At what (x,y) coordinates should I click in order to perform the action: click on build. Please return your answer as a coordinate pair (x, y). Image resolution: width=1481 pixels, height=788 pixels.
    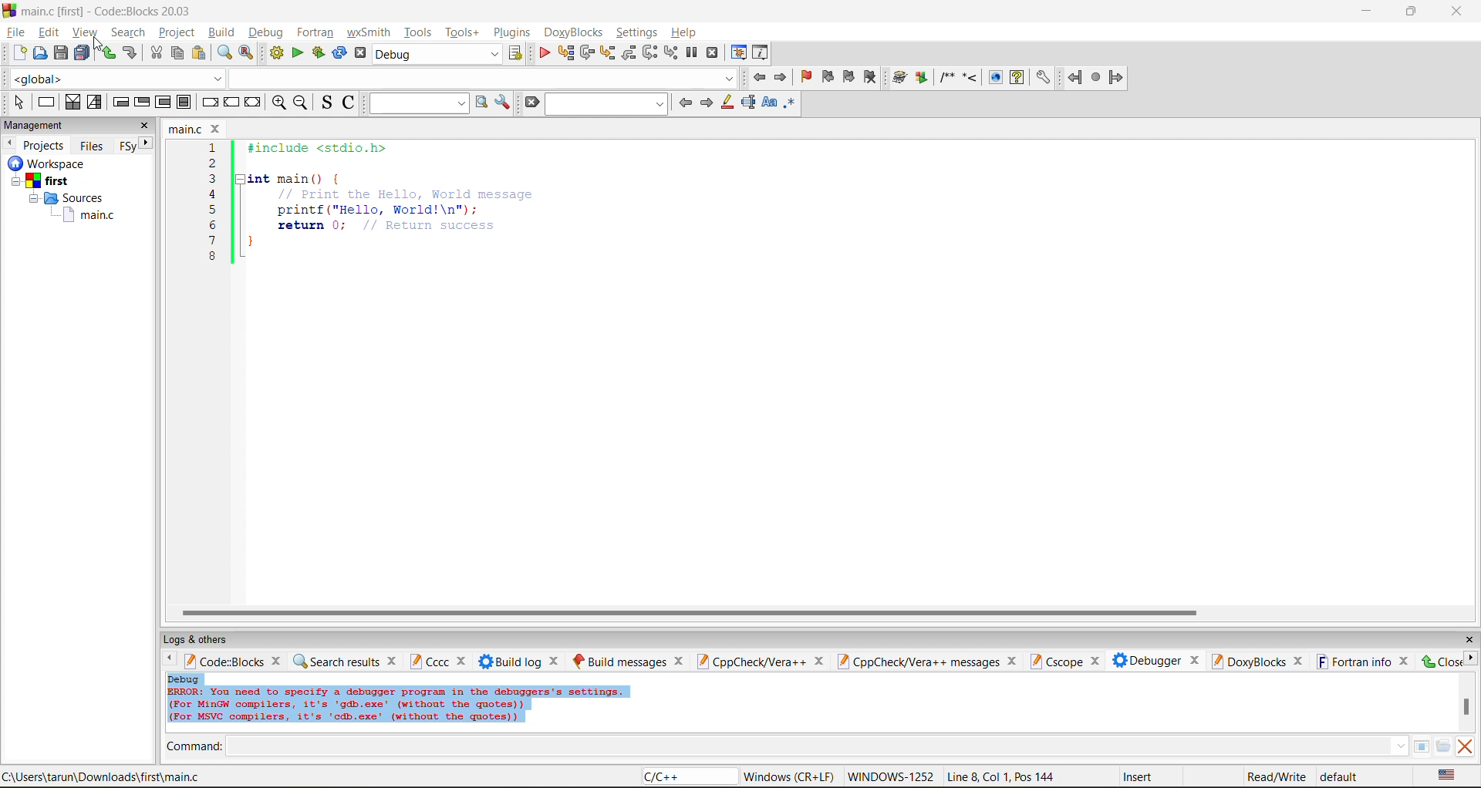
    Looking at the image, I should click on (221, 31).